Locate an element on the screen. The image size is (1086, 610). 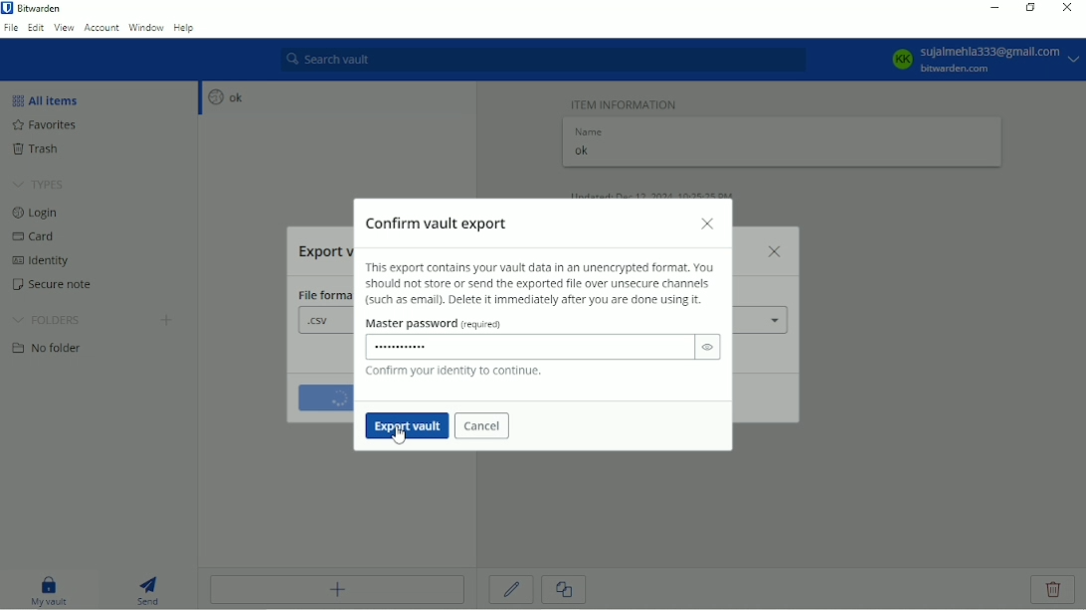
Account is located at coordinates (101, 27).